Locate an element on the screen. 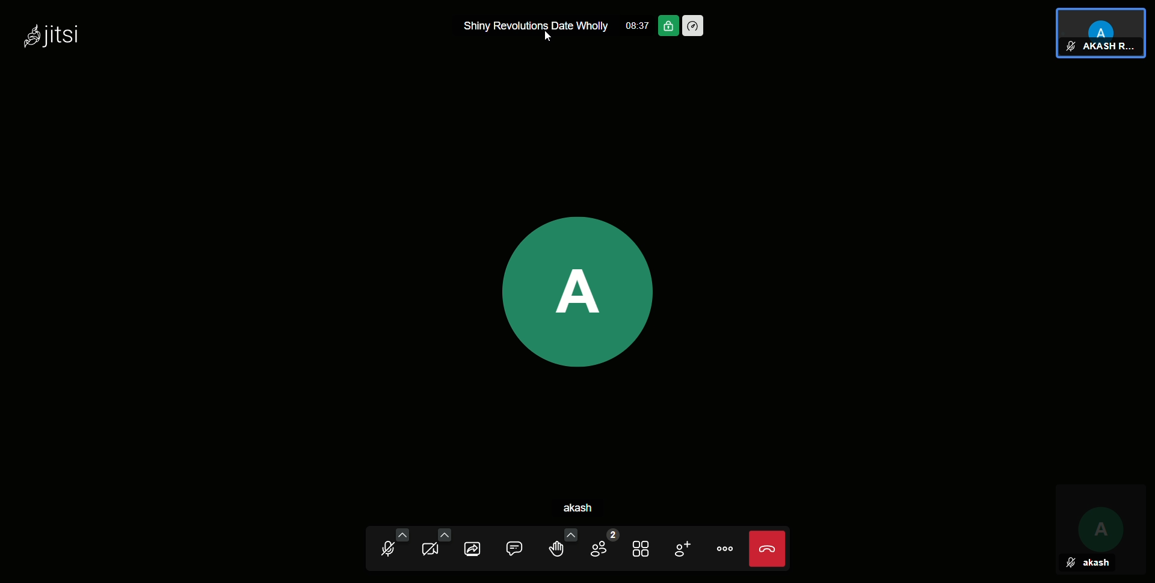 The height and width of the screenshot is (583, 1155). shiny revolutions date wholly is located at coordinates (538, 27).